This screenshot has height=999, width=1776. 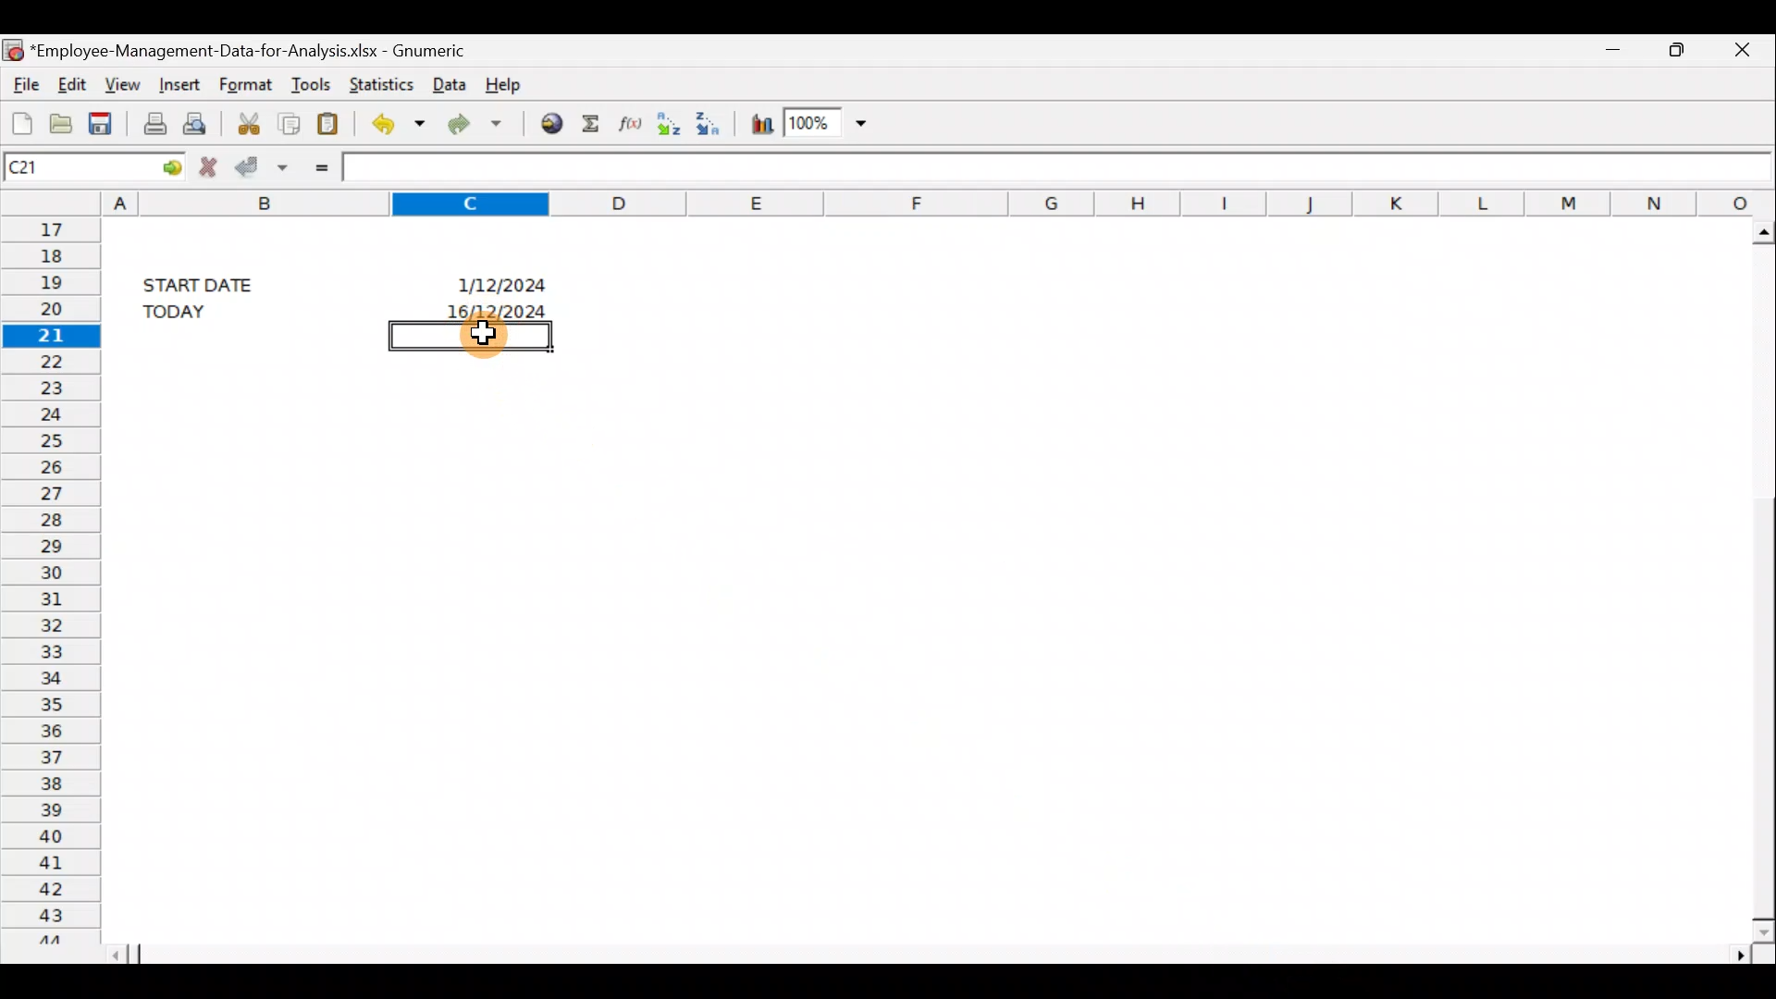 I want to click on Close, so click(x=1738, y=52).